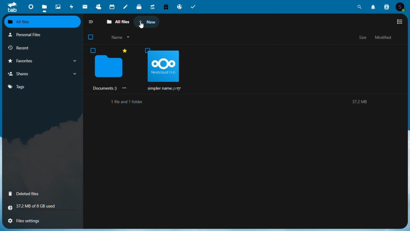 The image size is (410, 231). What do you see at coordinates (399, 22) in the screenshot?
I see `Switch to list view` at bounding box center [399, 22].